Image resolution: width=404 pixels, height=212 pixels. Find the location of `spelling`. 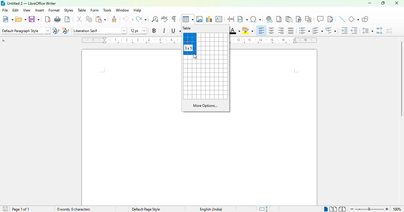

spelling is located at coordinates (165, 19).